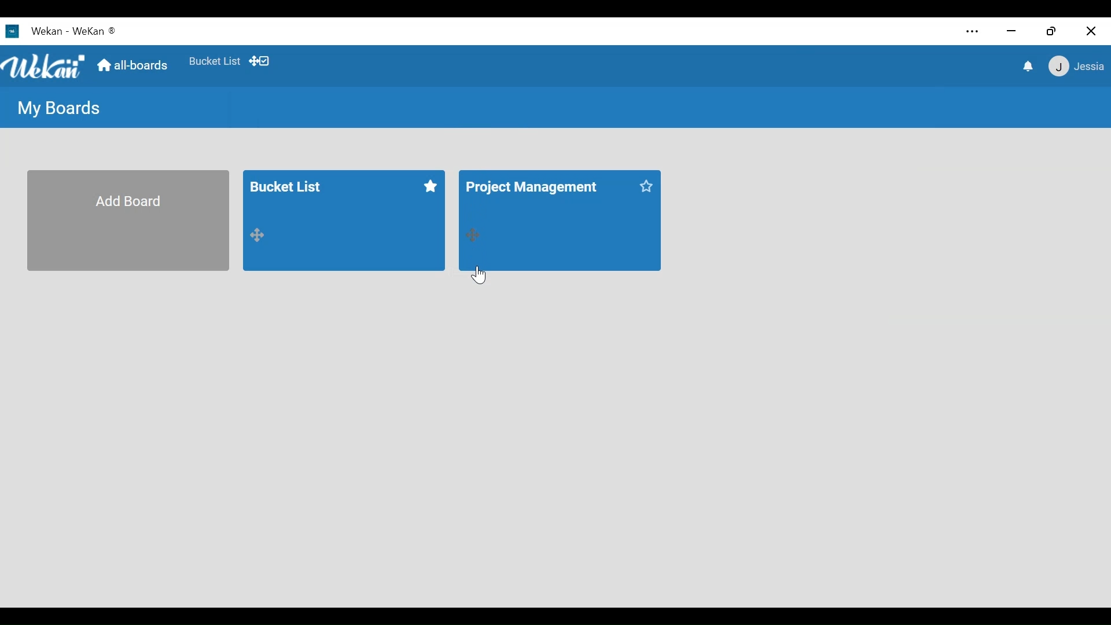 This screenshot has width=1111, height=625. I want to click on close, so click(1091, 31).